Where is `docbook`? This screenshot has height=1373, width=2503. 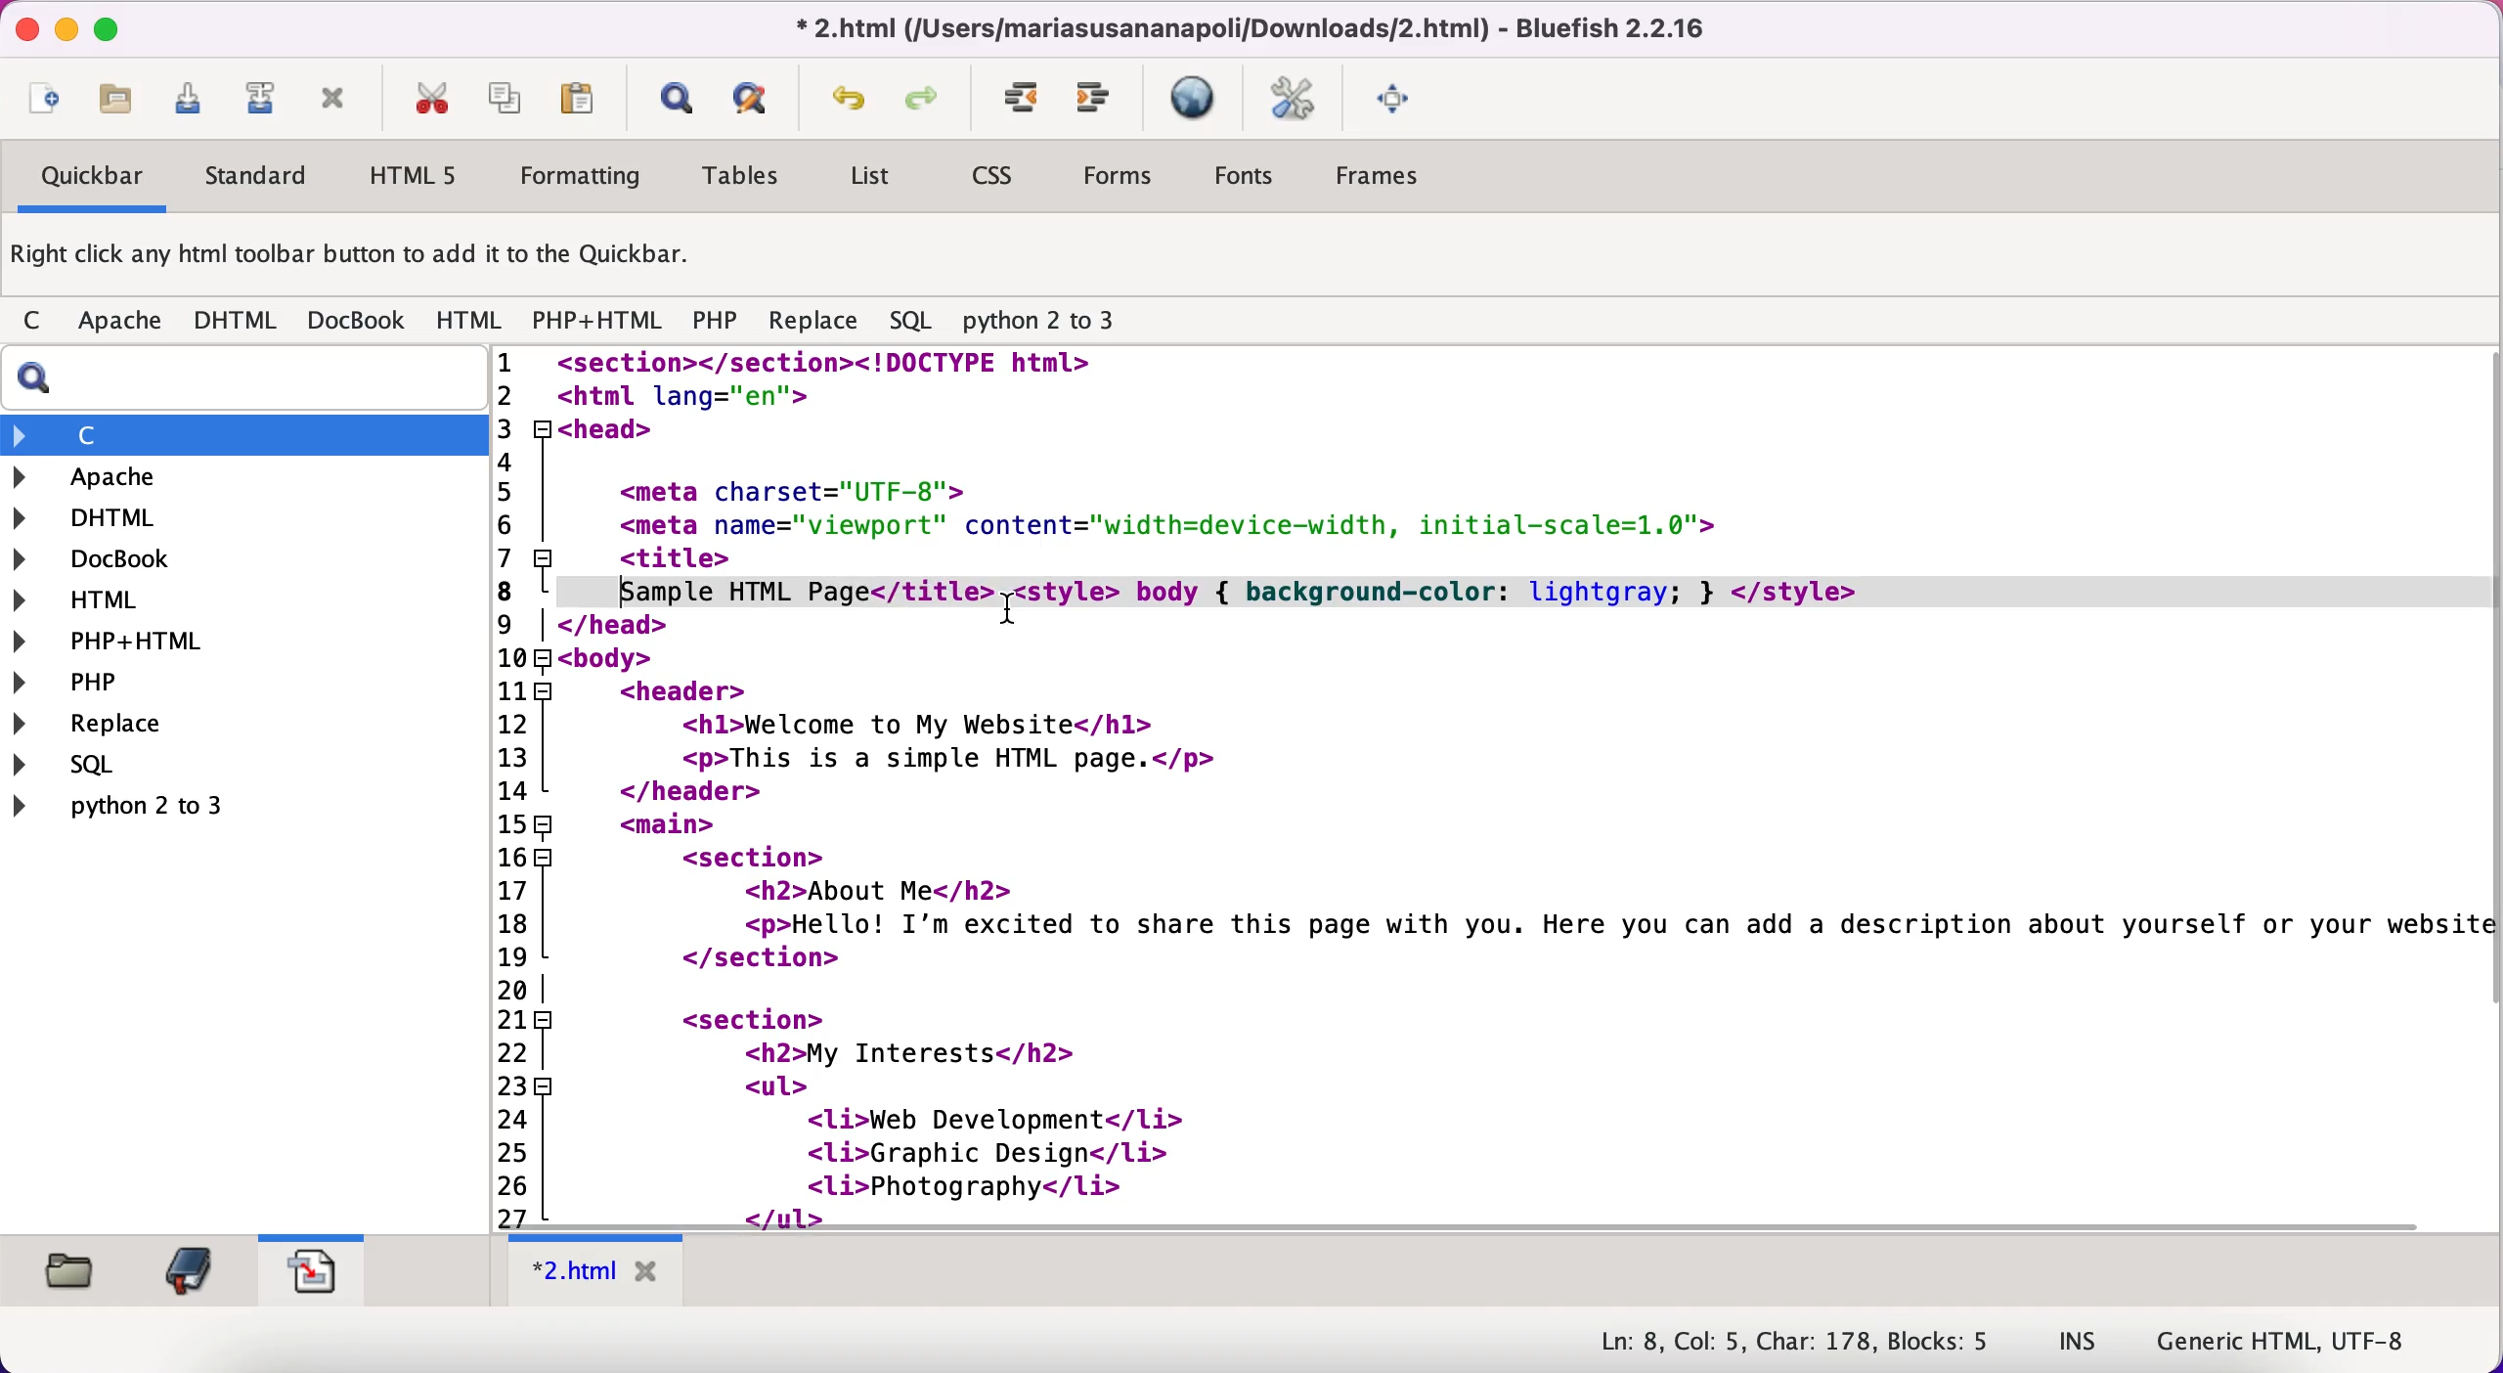
docbook is located at coordinates (358, 319).